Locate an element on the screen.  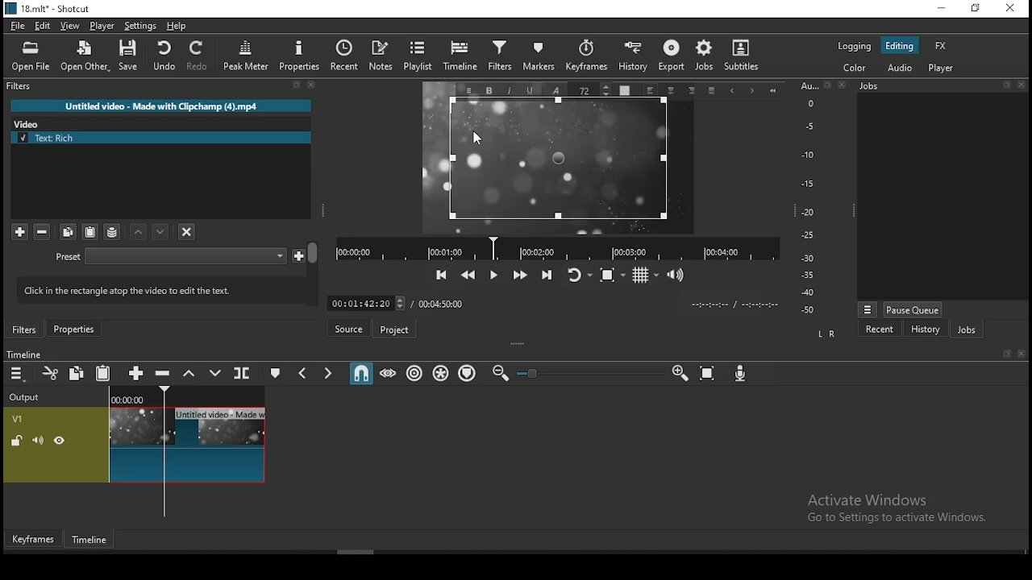
audio is located at coordinates (899, 68).